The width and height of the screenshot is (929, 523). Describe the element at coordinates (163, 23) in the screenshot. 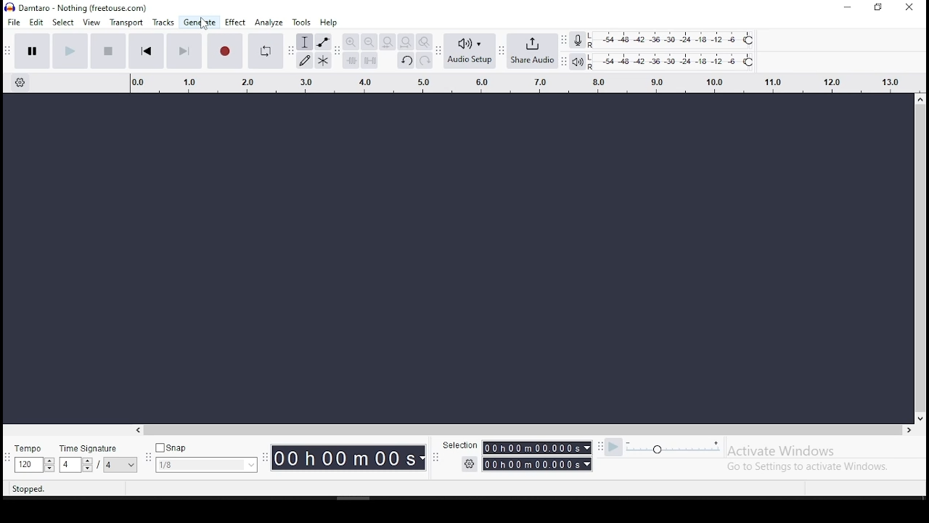

I see `tracks` at that location.